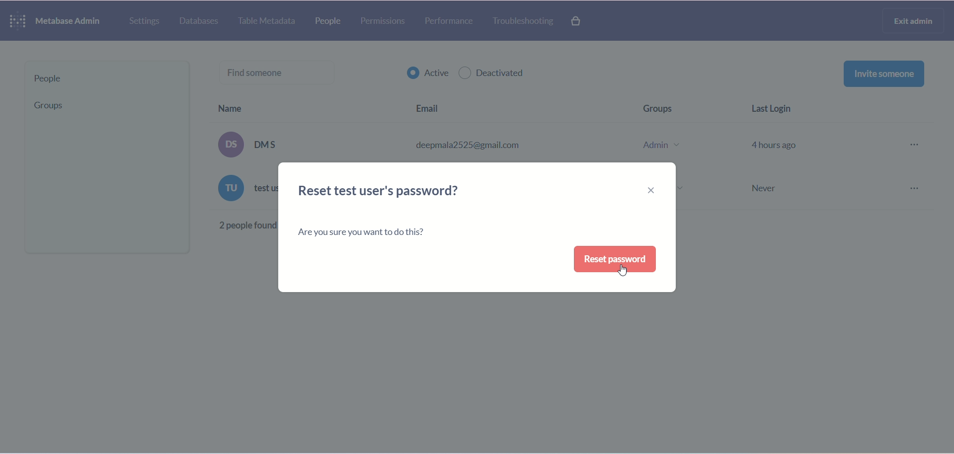 This screenshot has height=454, width=954. Describe the element at coordinates (428, 75) in the screenshot. I see `active` at that location.